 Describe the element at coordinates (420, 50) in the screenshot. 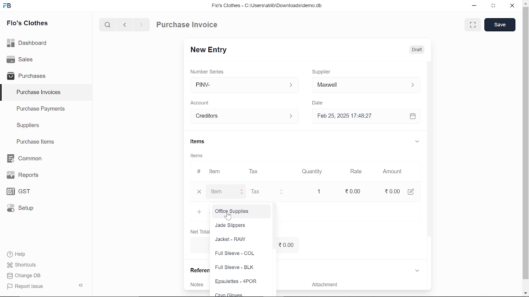

I see `Draft` at that location.